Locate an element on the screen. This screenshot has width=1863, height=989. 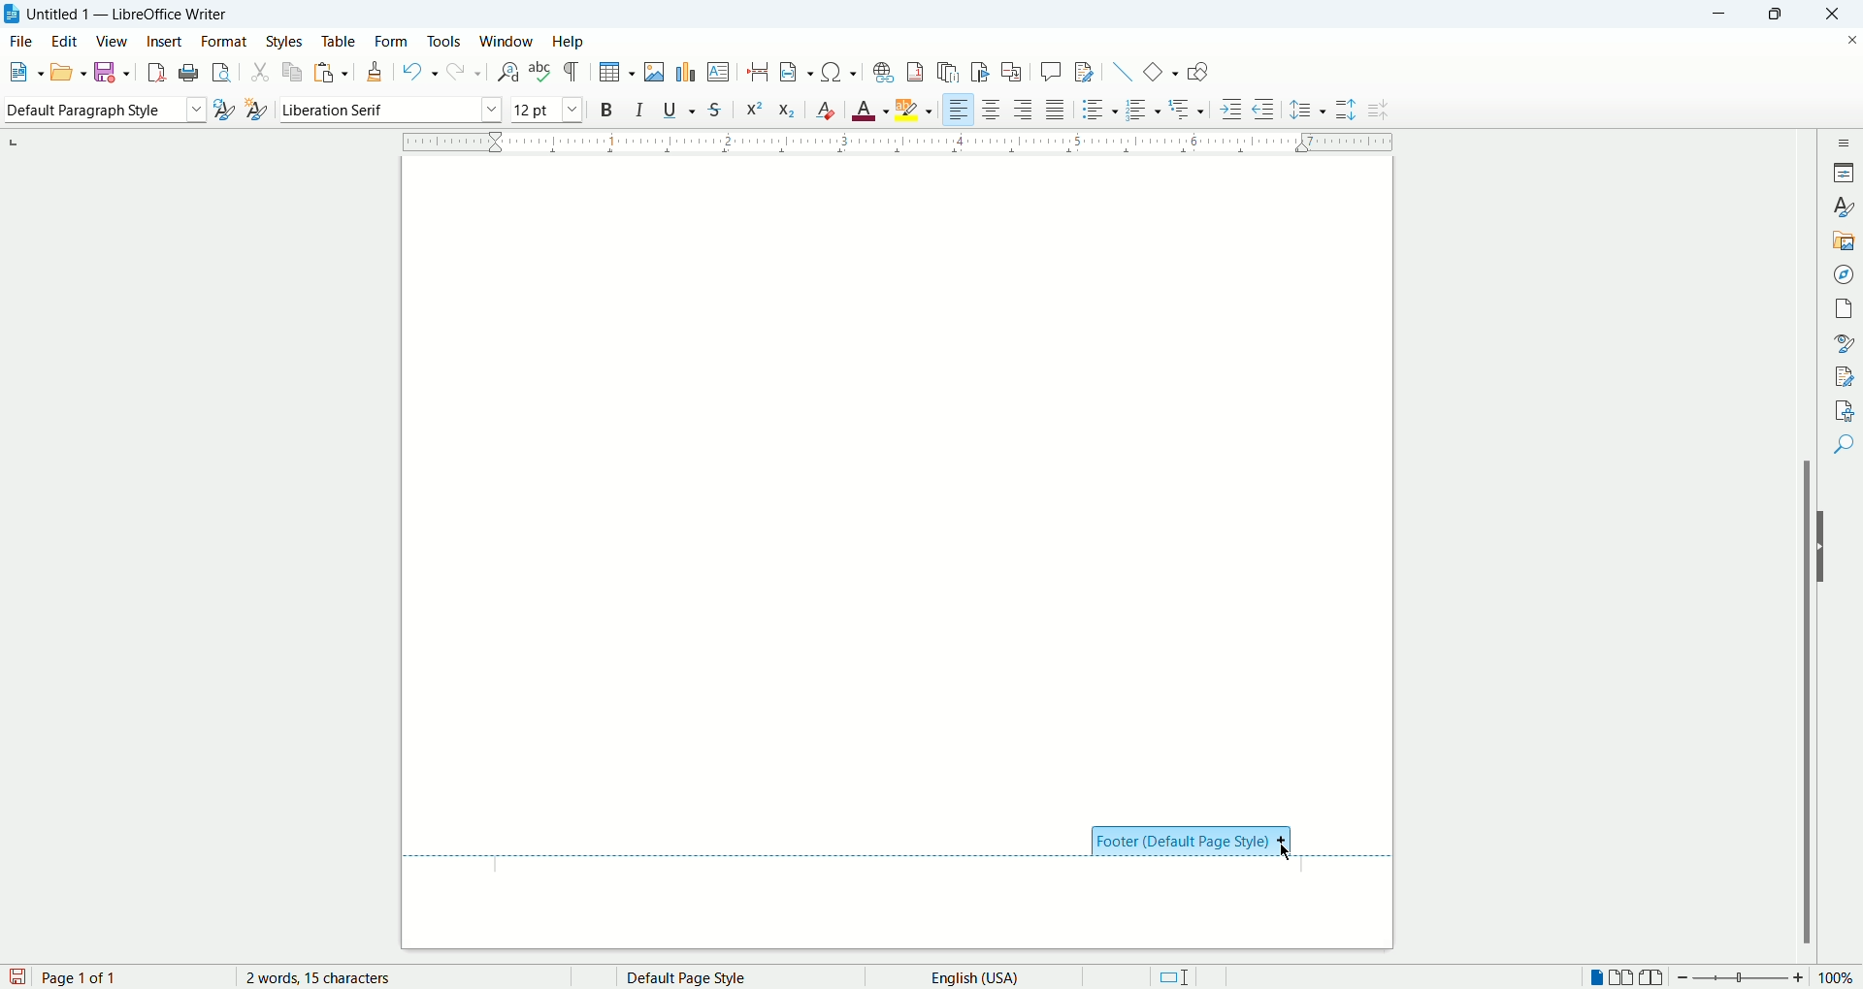
gallery is located at coordinates (1845, 239).